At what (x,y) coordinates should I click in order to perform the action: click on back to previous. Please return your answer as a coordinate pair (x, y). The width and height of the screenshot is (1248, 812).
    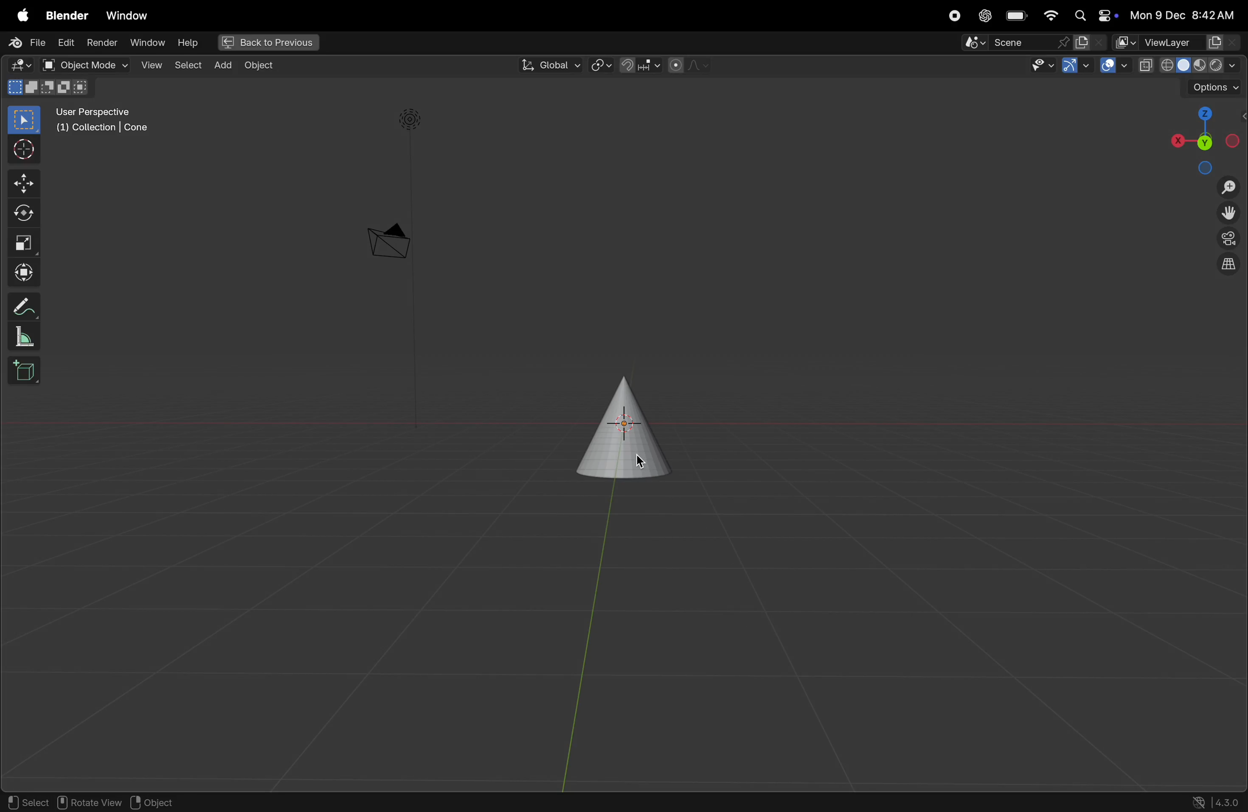
    Looking at the image, I should click on (270, 42).